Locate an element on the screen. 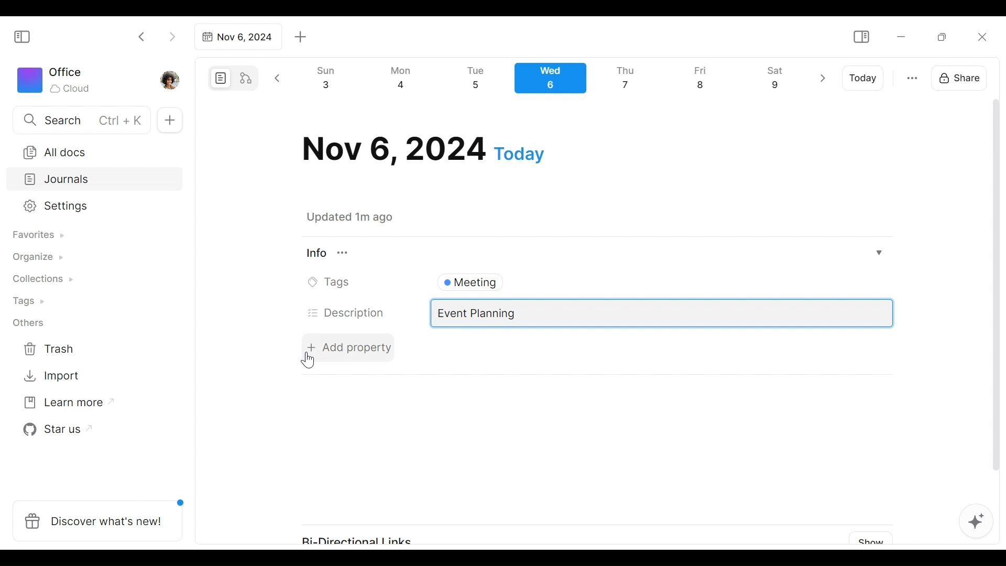  Collections is located at coordinates (41, 280).